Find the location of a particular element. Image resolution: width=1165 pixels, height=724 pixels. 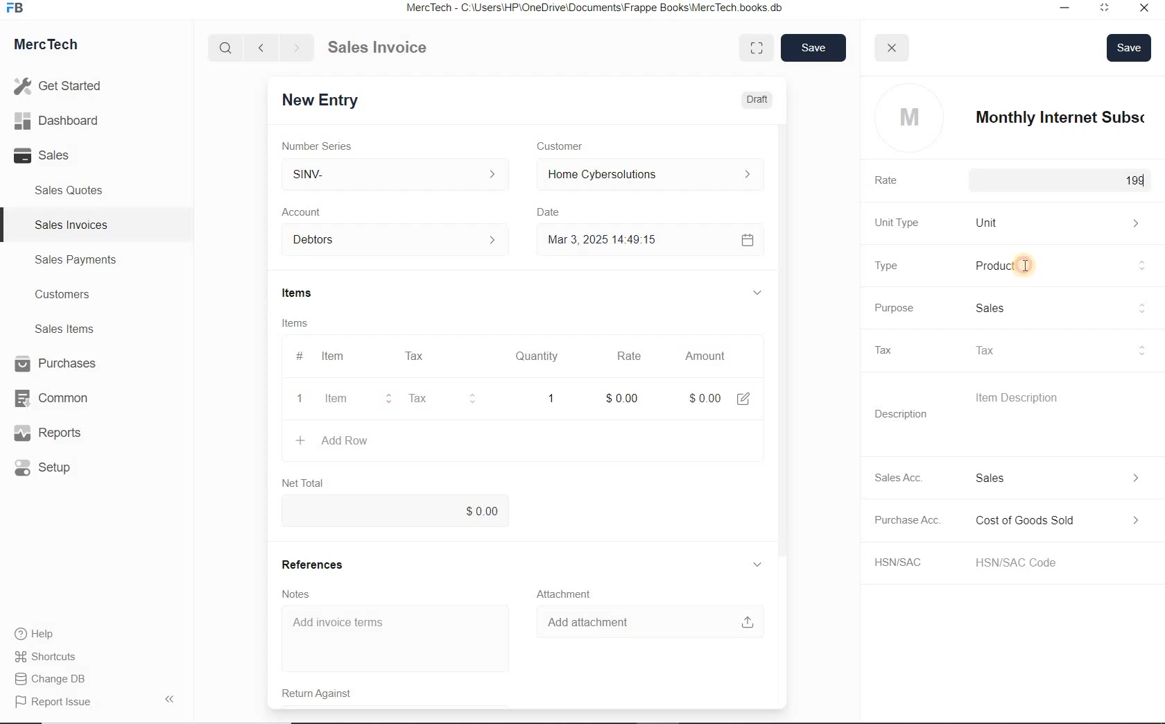

create is located at coordinates (299, 440).